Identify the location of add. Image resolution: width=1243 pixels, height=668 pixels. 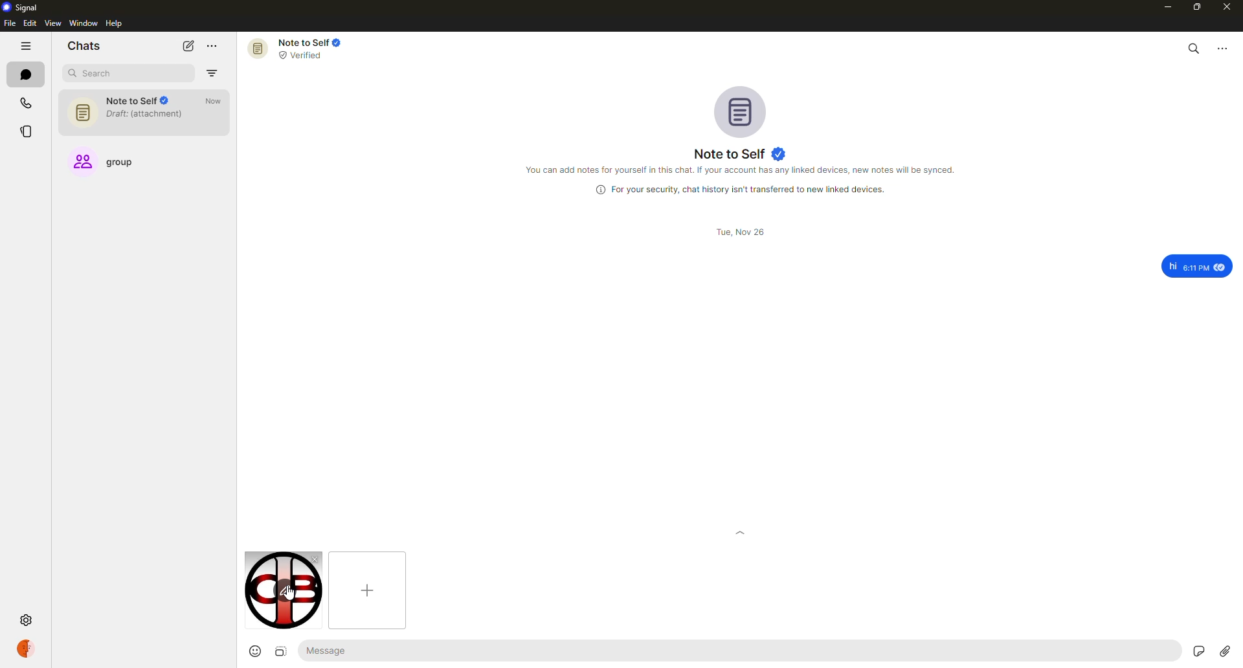
(366, 589).